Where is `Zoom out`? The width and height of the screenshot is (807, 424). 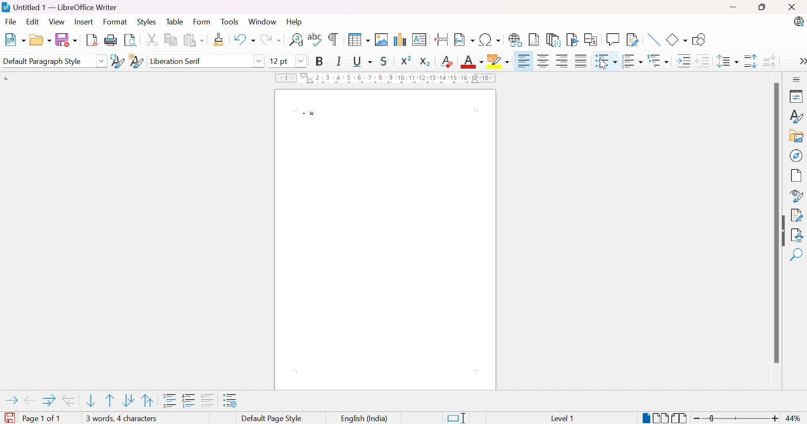 Zoom out is located at coordinates (694, 419).